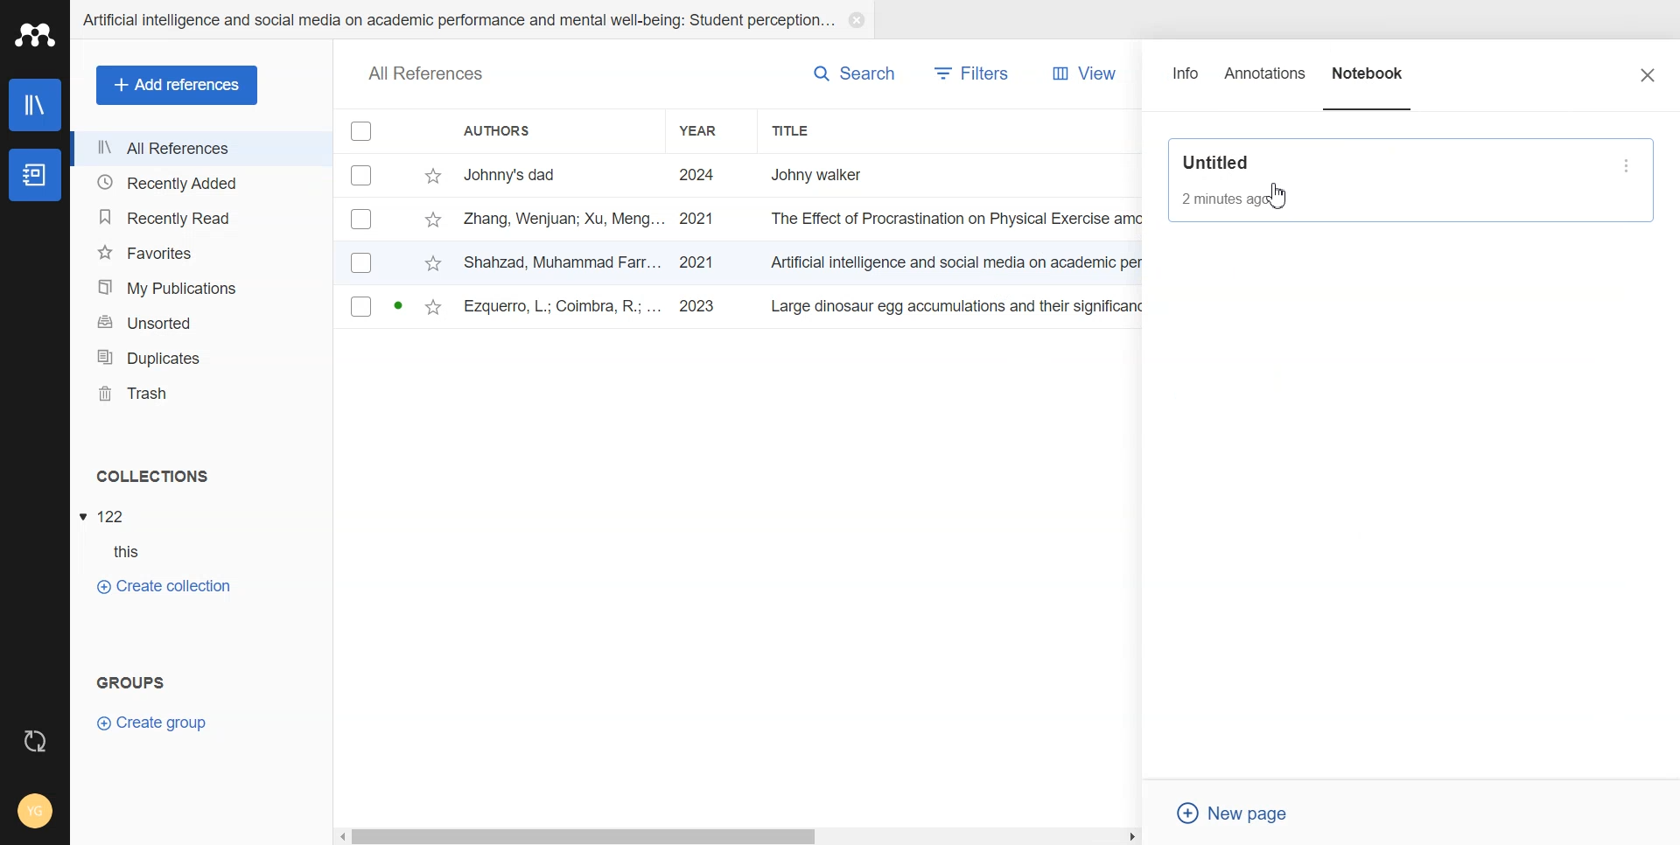  What do you see at coordinates (132, 680) in the screenshot?
I see `groups` at bounding box center [132, 680].